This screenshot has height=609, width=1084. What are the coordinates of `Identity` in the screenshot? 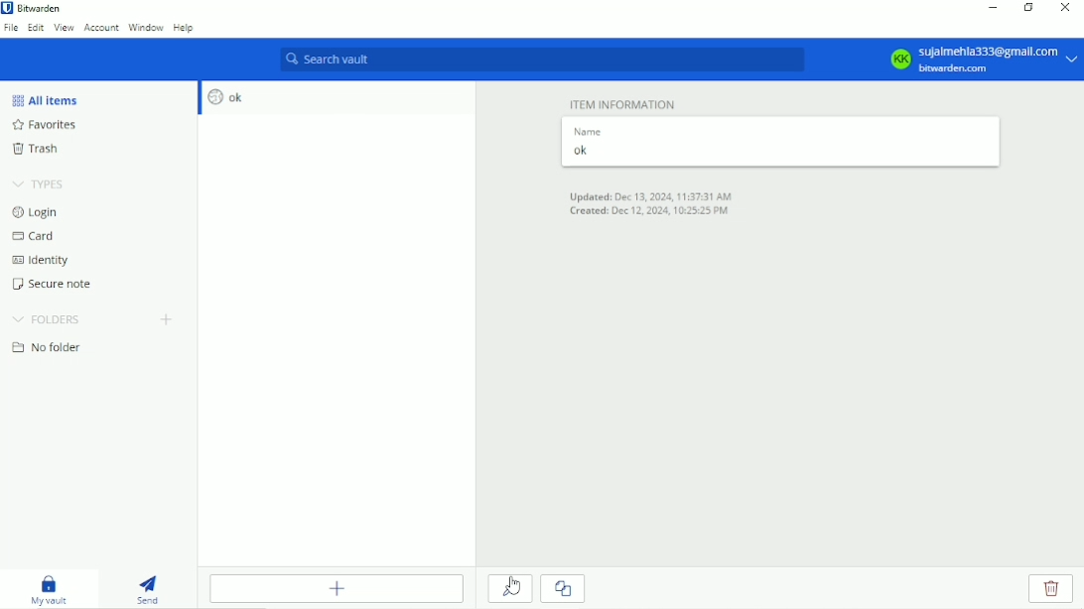 It's located at (44, 261).